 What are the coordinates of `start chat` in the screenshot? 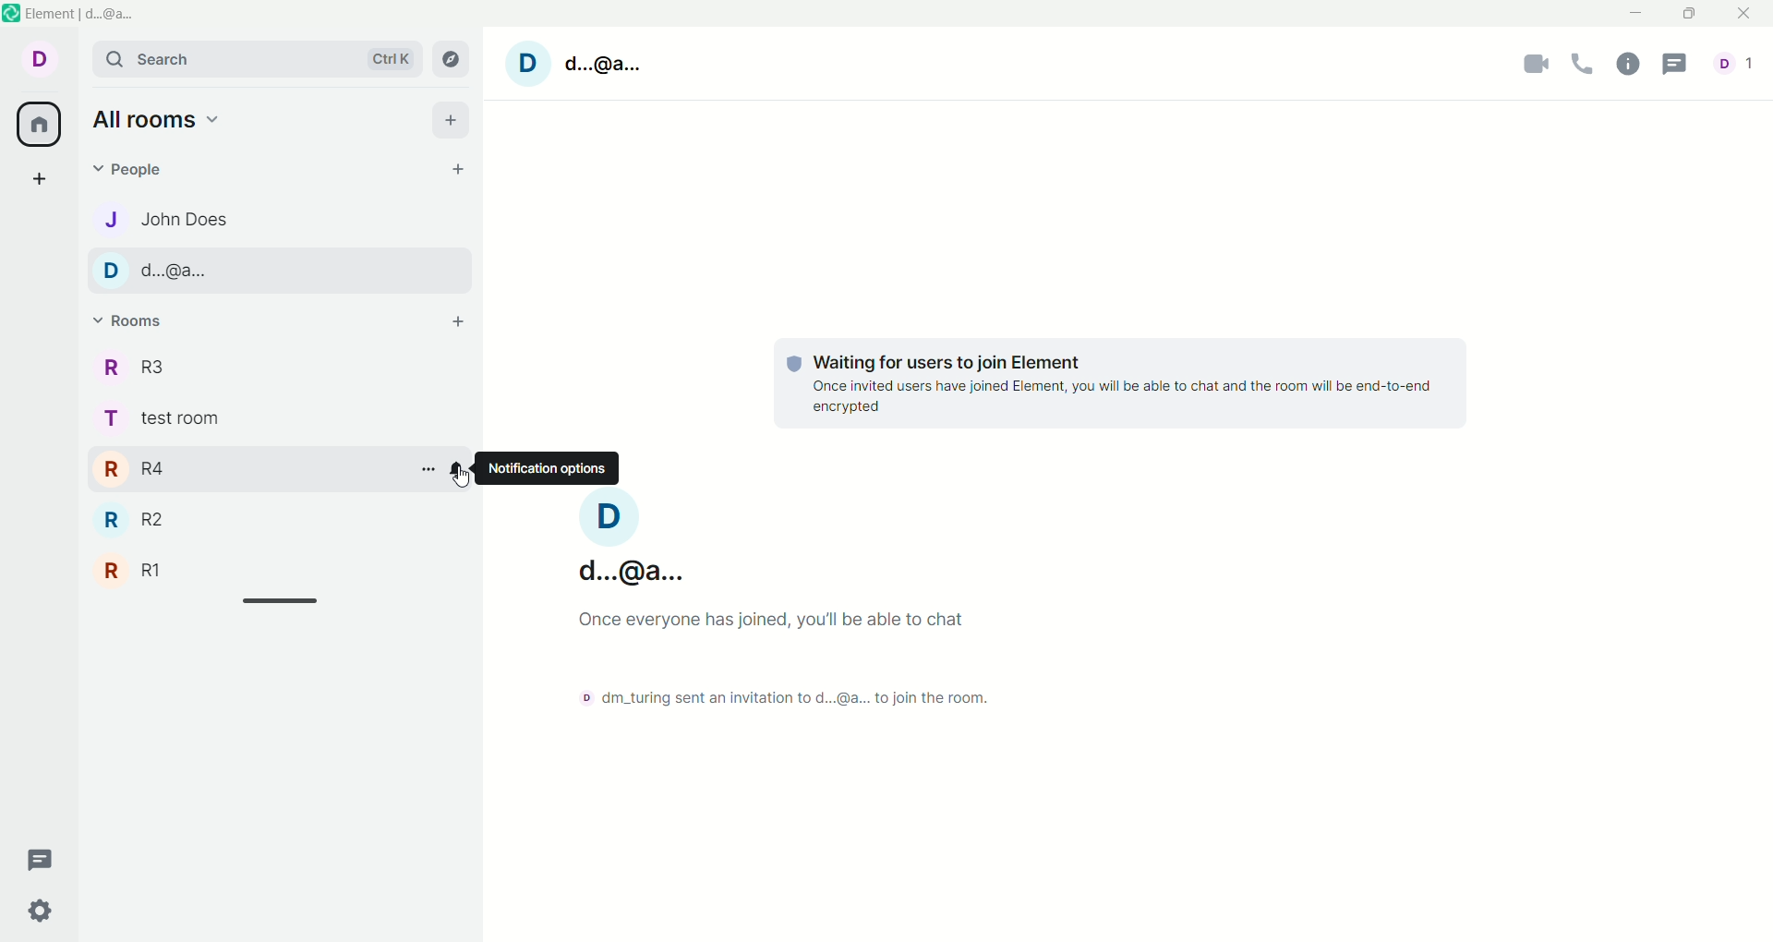 It's located at (457, 169).